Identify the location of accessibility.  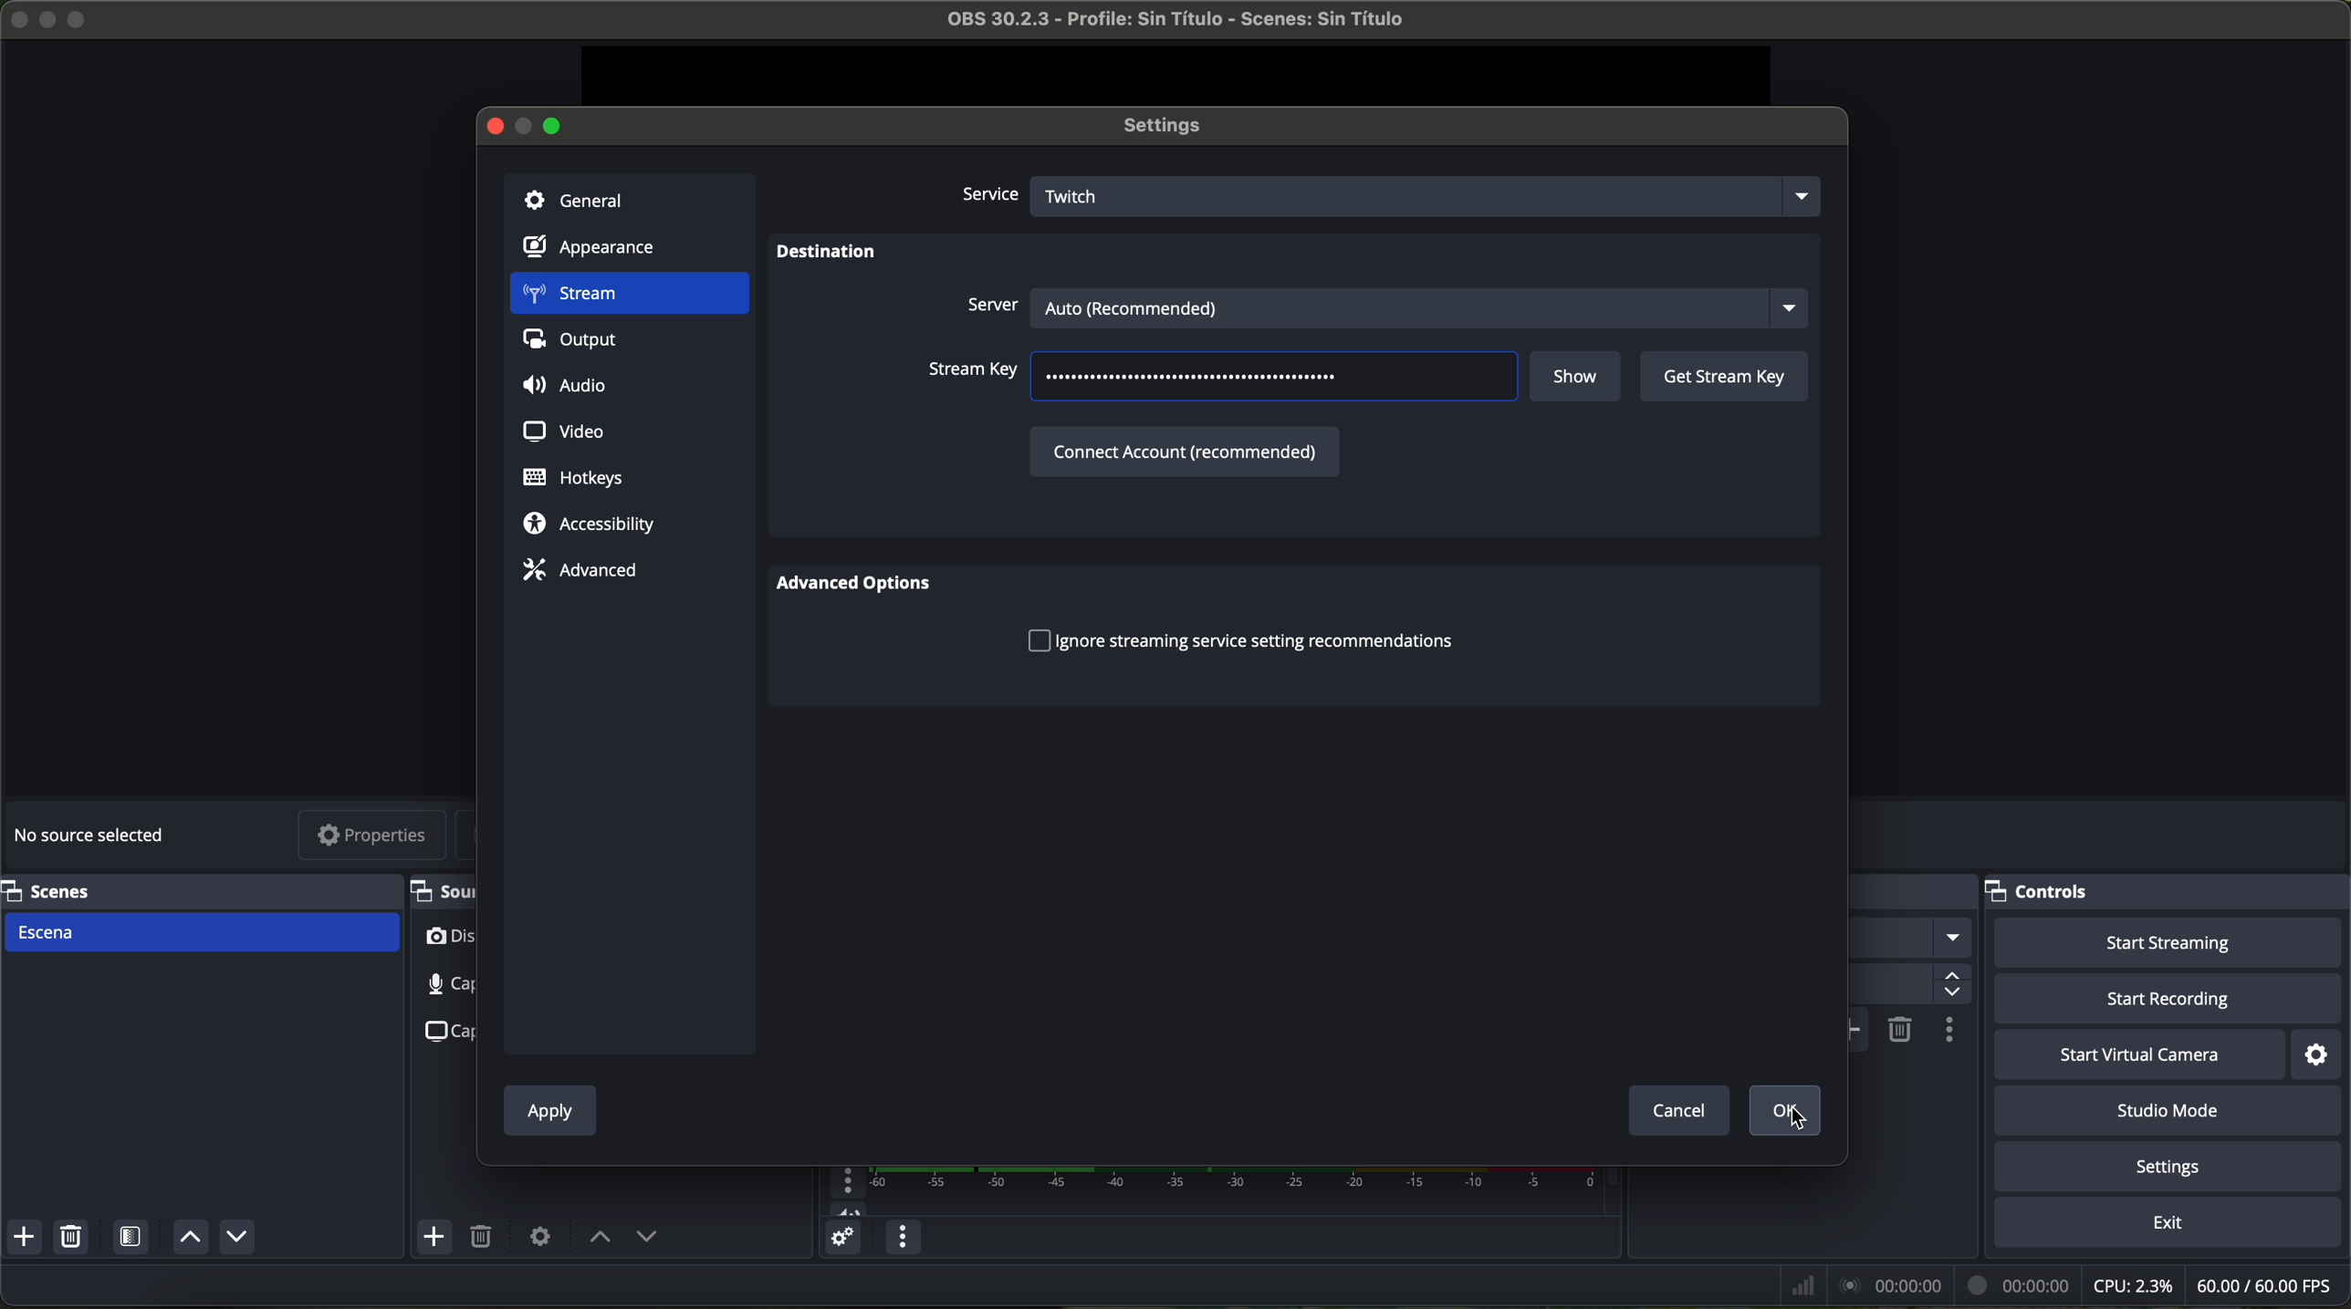
(590, 525).